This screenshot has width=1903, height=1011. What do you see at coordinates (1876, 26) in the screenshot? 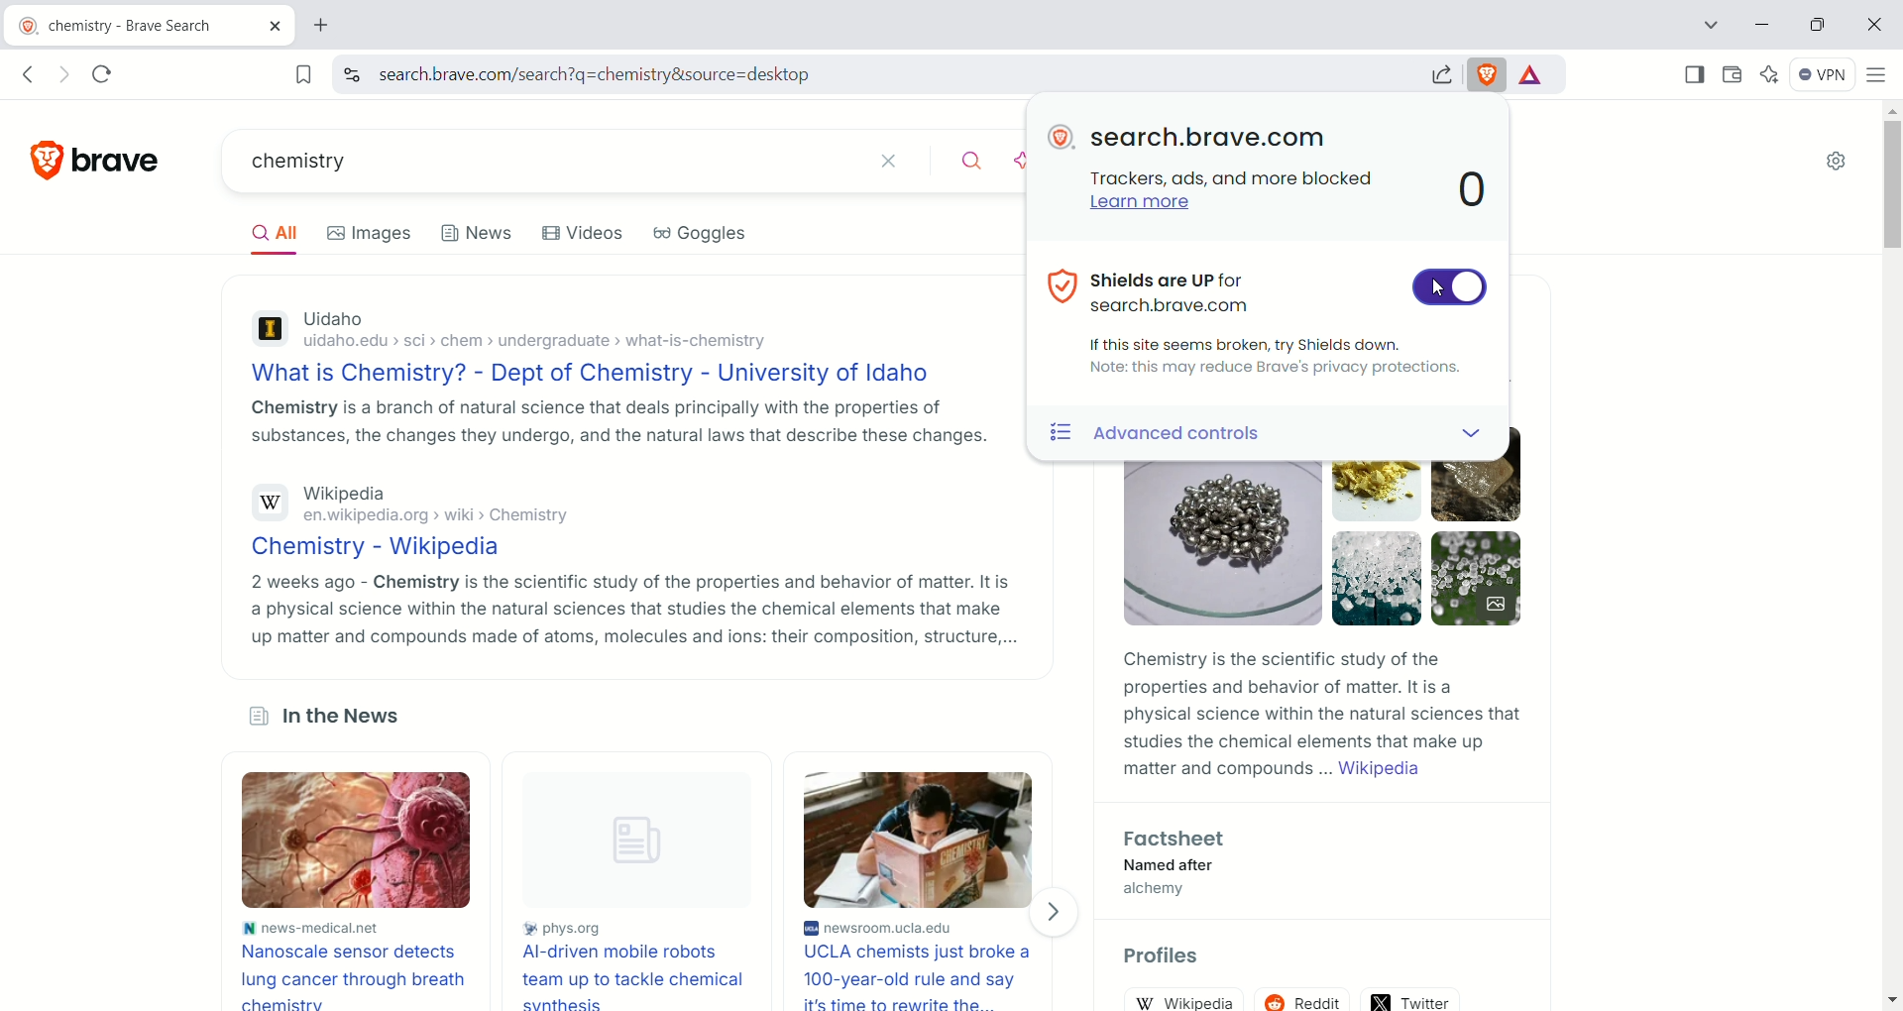
I see `close` at bounding box center [1876, 26].